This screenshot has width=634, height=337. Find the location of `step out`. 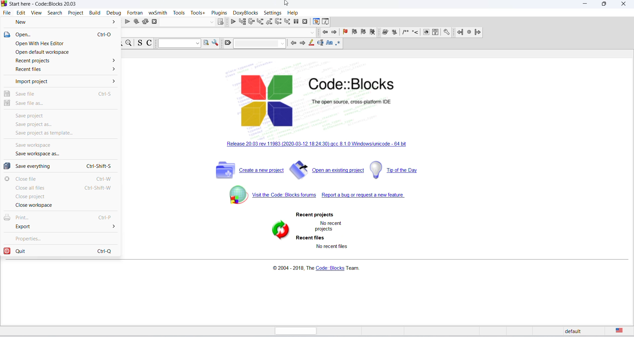

step out is located at coordinates (269, 22).